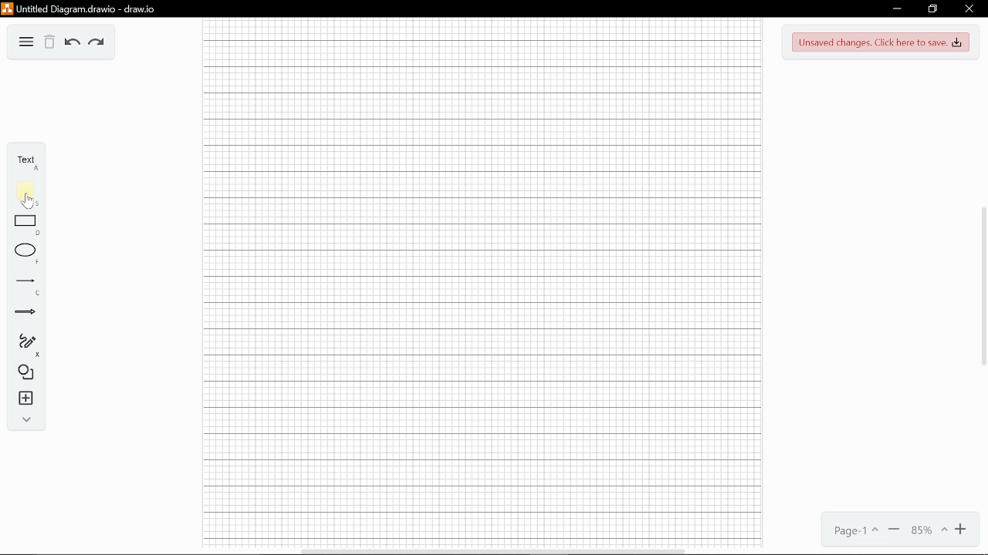 The height and width of the screenshot is (555, 988). What do you see at coordinates (26, 341) in the screenshot?
I see `Freehand` at bounding box center [26, 341].